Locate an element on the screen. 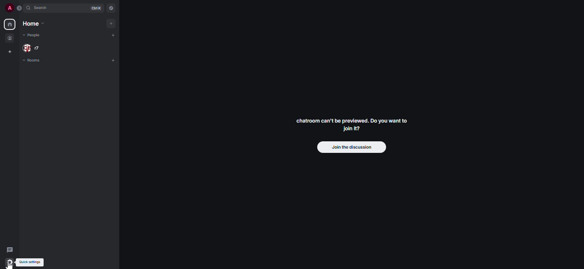 This screenshot has width=584, height=269. people is located at coordinates (10, 38).